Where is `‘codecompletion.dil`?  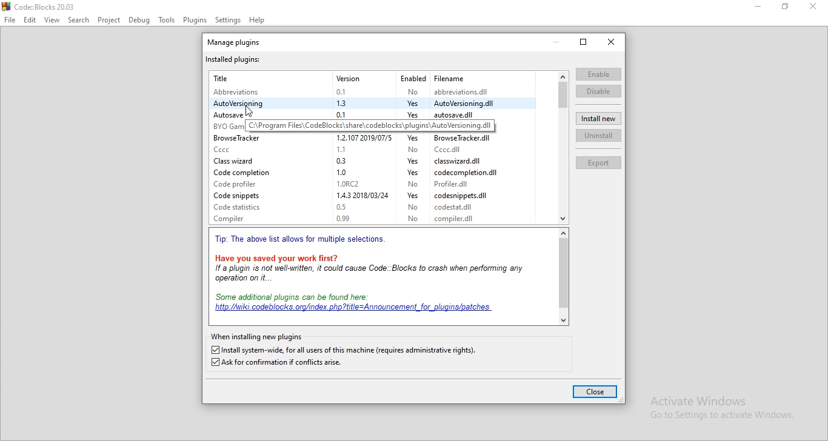
‘codecompletion.dil is located at coordinates (463, 173).